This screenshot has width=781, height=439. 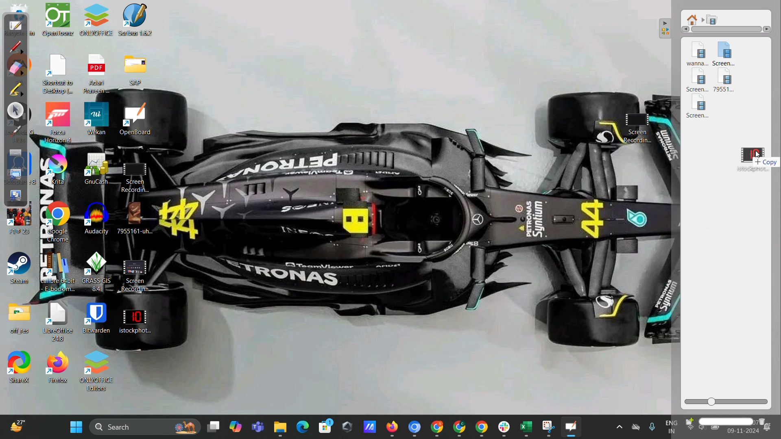 What do you see at coordinates (725, 30) in the screenshot?
I see `horizontal scroll bar` at bounding box center [725, 30].